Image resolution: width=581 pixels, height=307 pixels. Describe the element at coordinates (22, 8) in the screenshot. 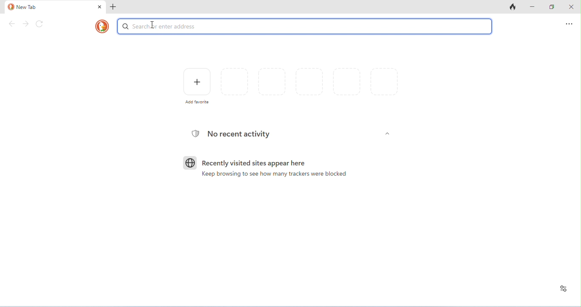

I see `new tab` at that location.